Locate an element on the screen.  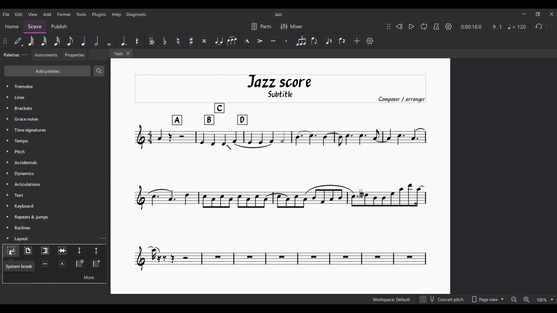
9.1 is located at coordinates (497, 27).